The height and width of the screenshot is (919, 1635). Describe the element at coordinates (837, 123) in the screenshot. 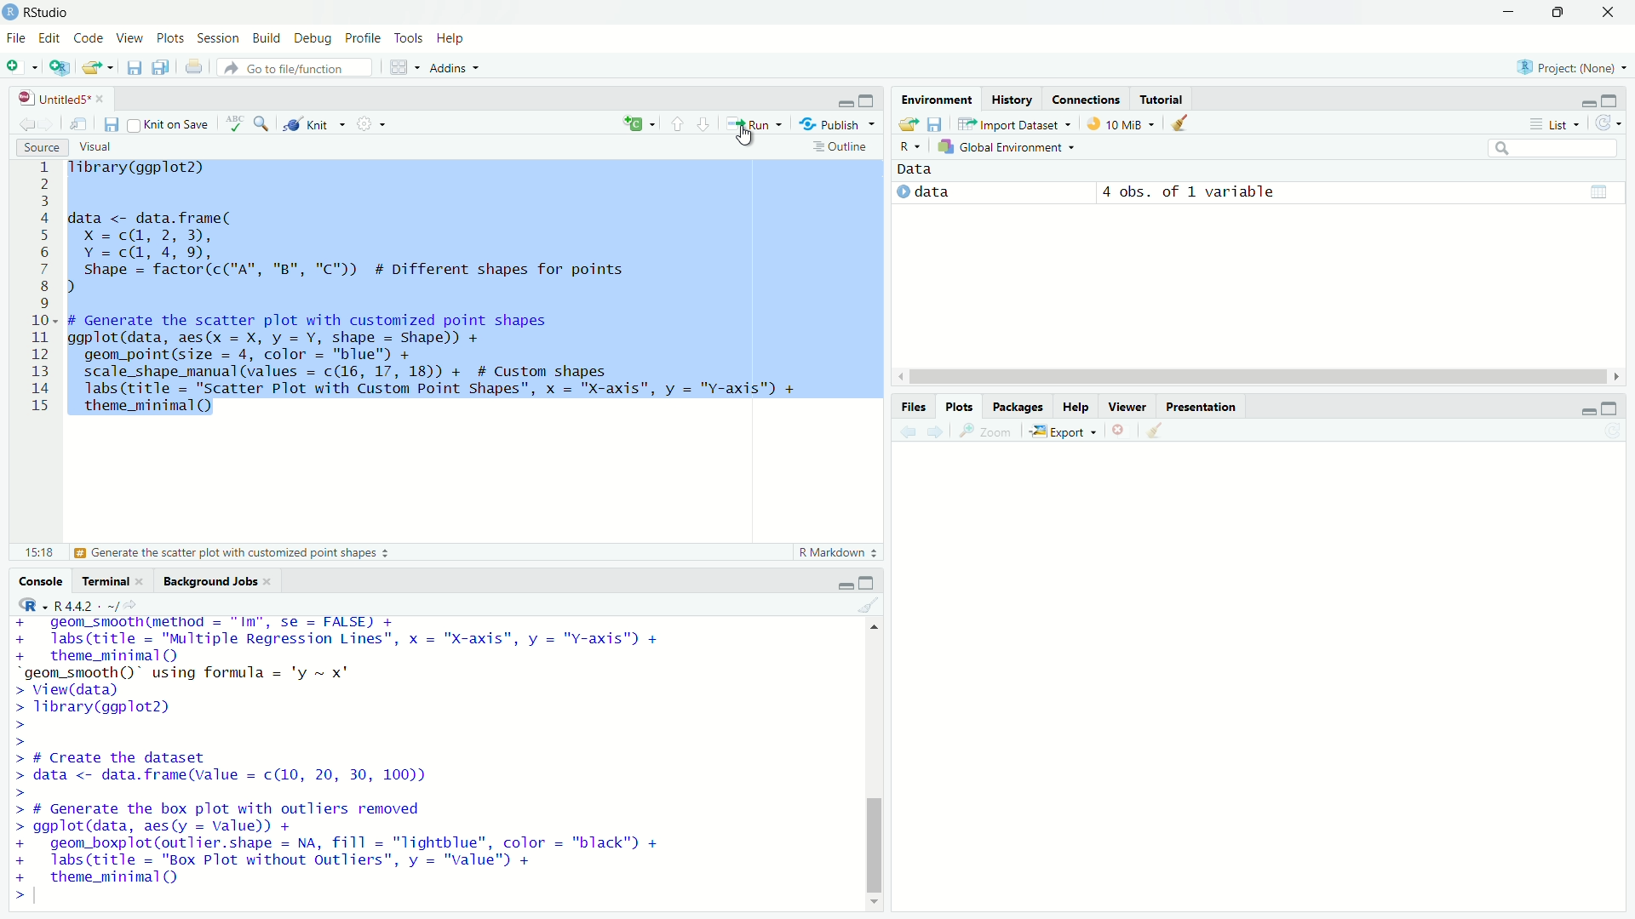

I see `Publish` at that location.